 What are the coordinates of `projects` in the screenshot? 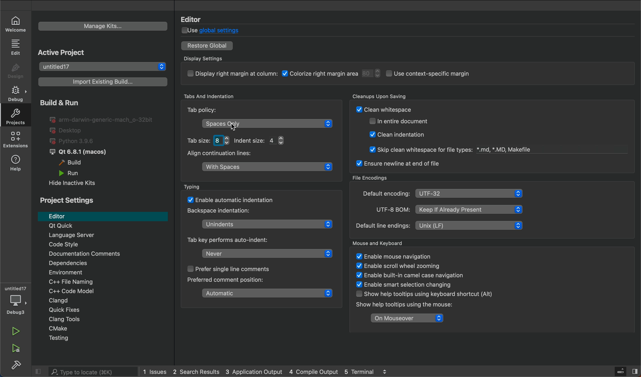 It's located at (14, 115).